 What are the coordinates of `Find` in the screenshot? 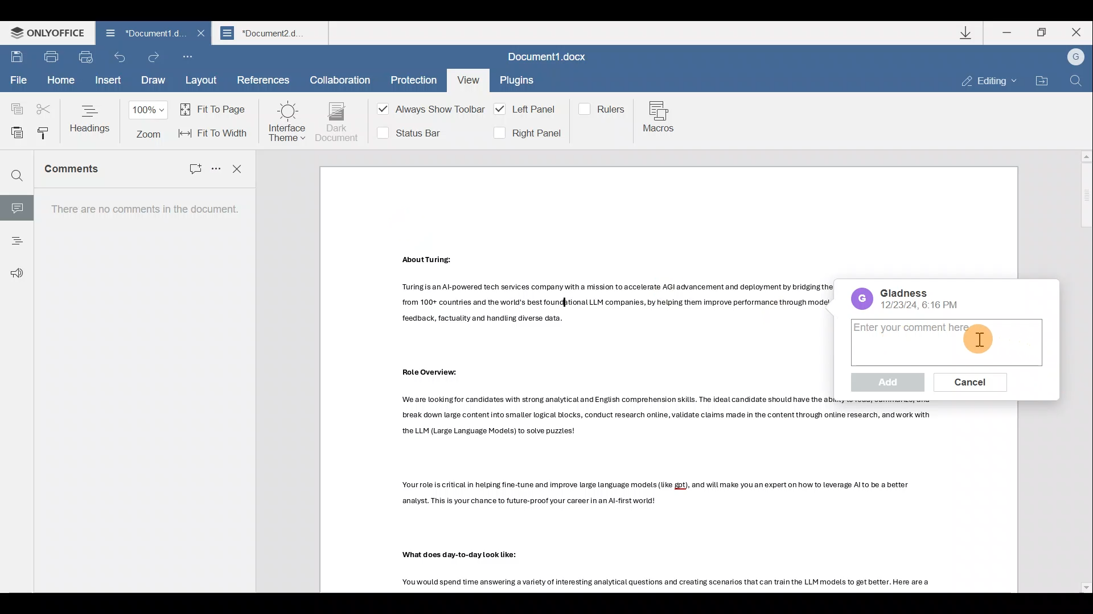 It's located at (17, 177).